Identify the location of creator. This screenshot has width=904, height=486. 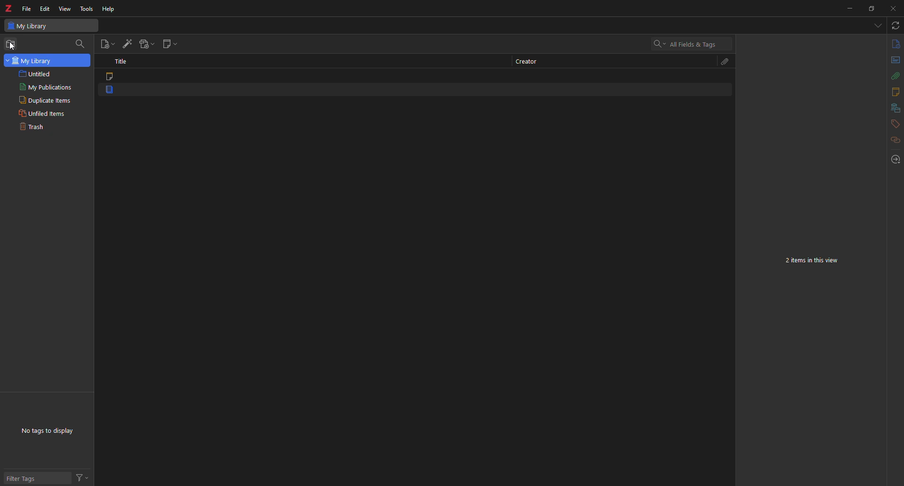
(525, 61).